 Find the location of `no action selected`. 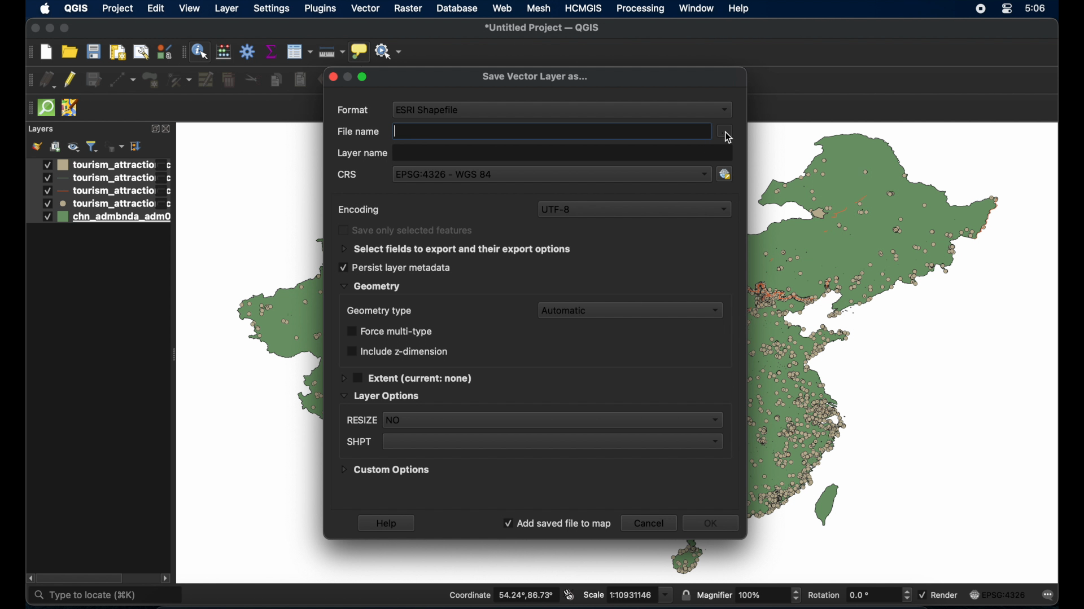

no action selected is located at coordinates (389, 50).